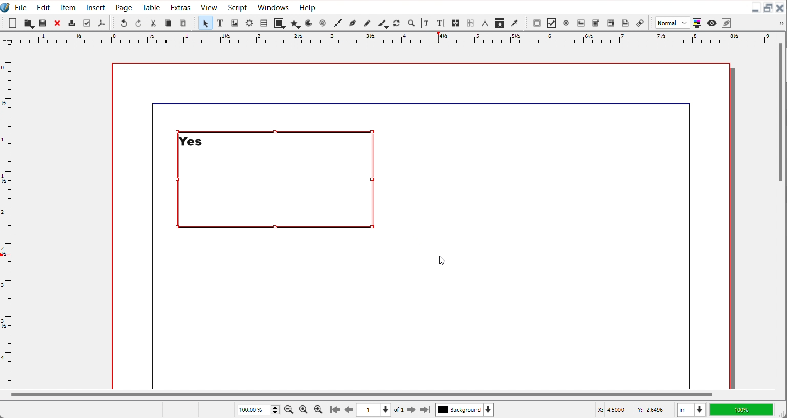 The height and width of the screenshot is (418, 787). What do you see at coordinates (335, 409) in the screenshot?
I see `Go to first page` at bounding box center [335, 409].